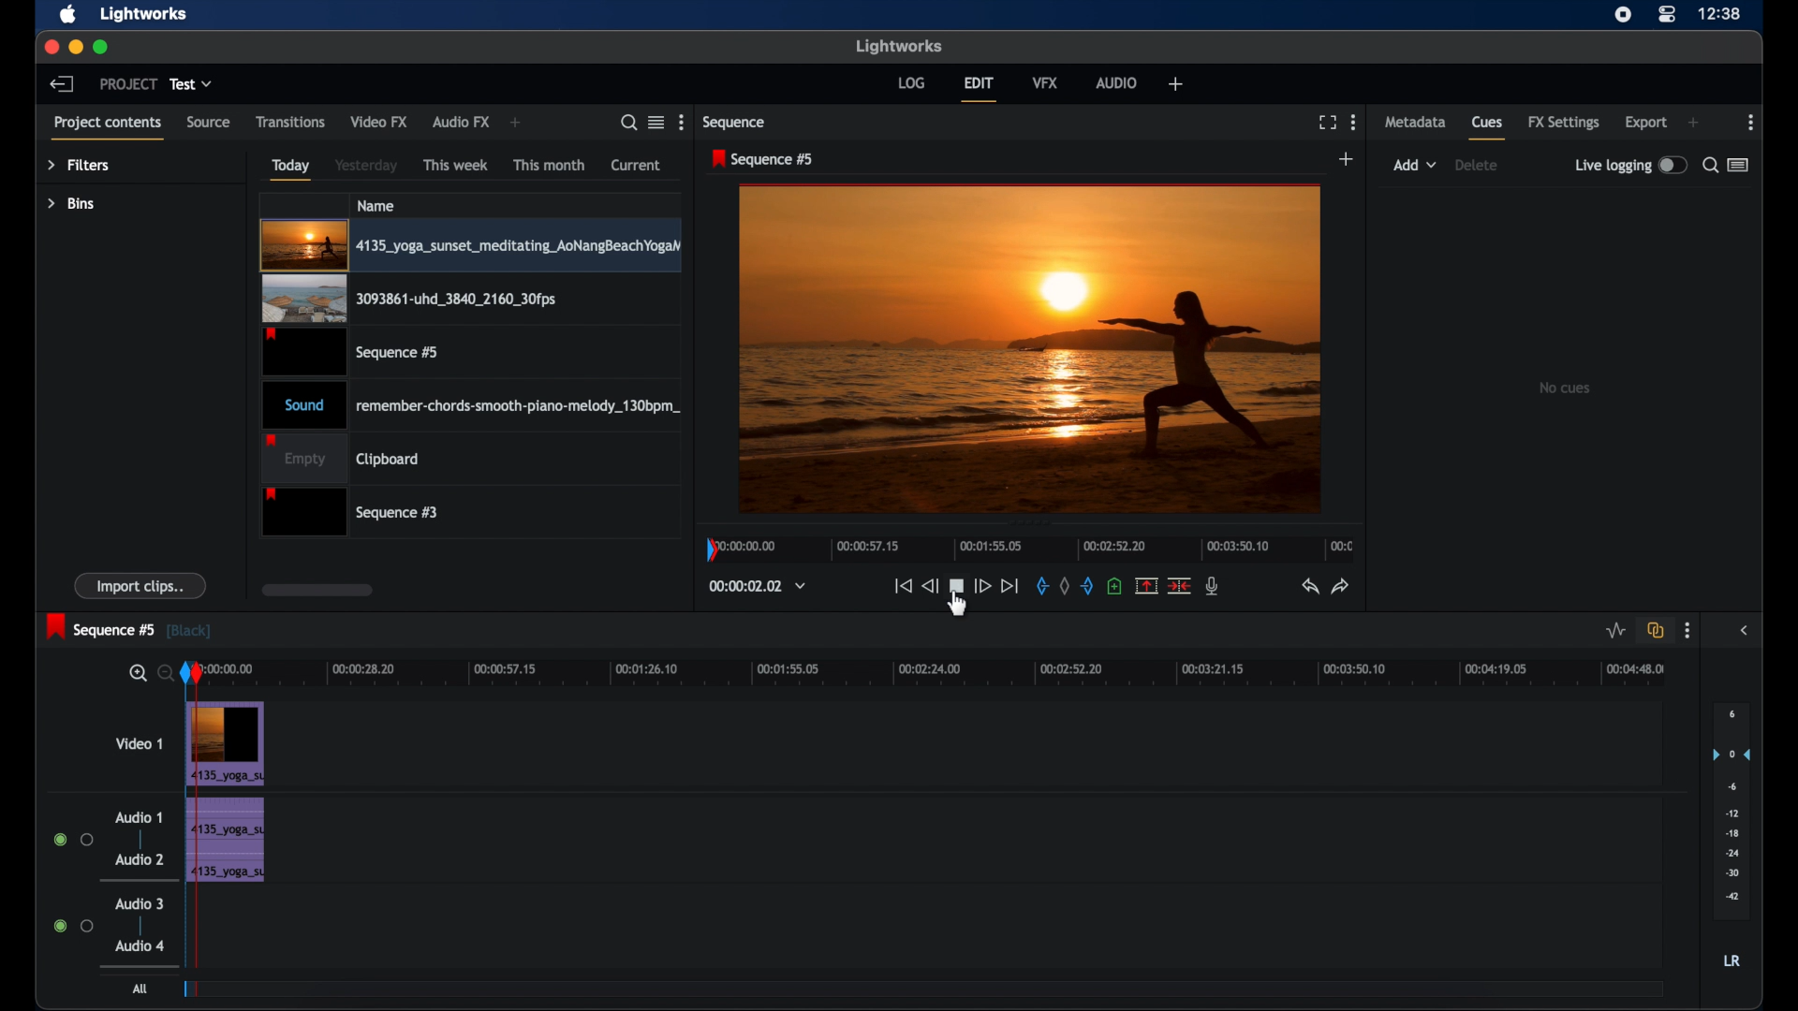  Describe the element at coordinates (549, 164) in the screenshot. I see `this month` at that location.